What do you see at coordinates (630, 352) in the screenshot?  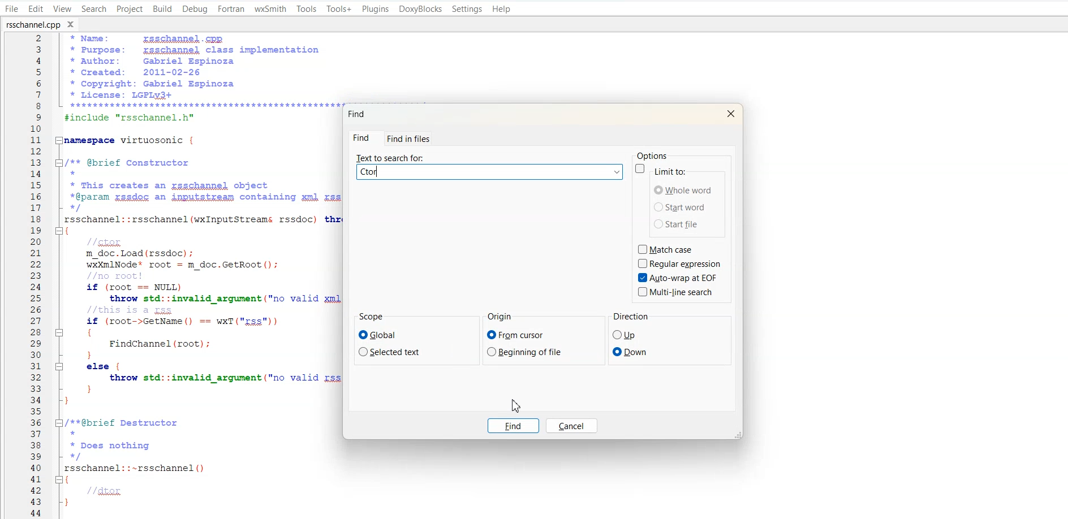 I see `Down` at bounding box center [630, 352].